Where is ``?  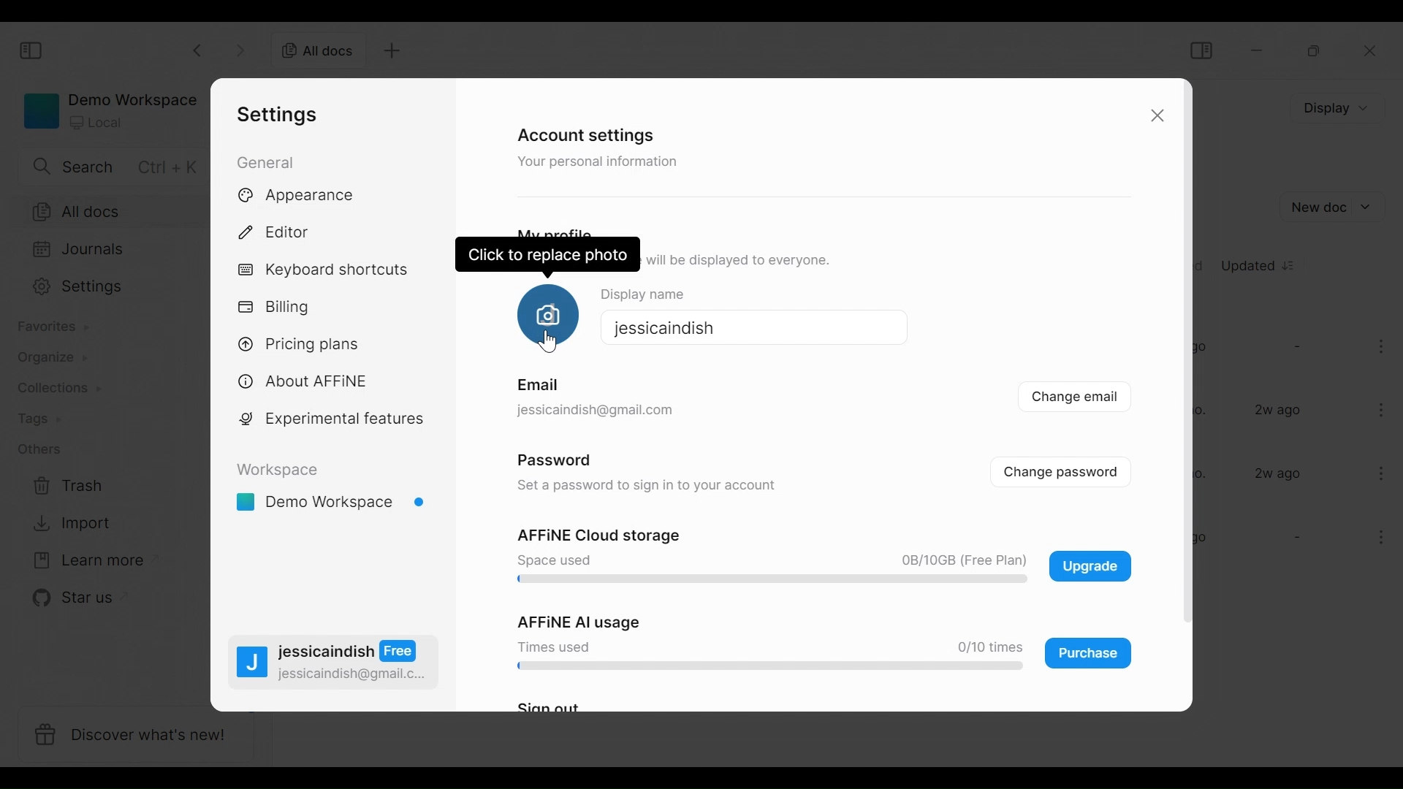  is located at coordinates (647, 485).